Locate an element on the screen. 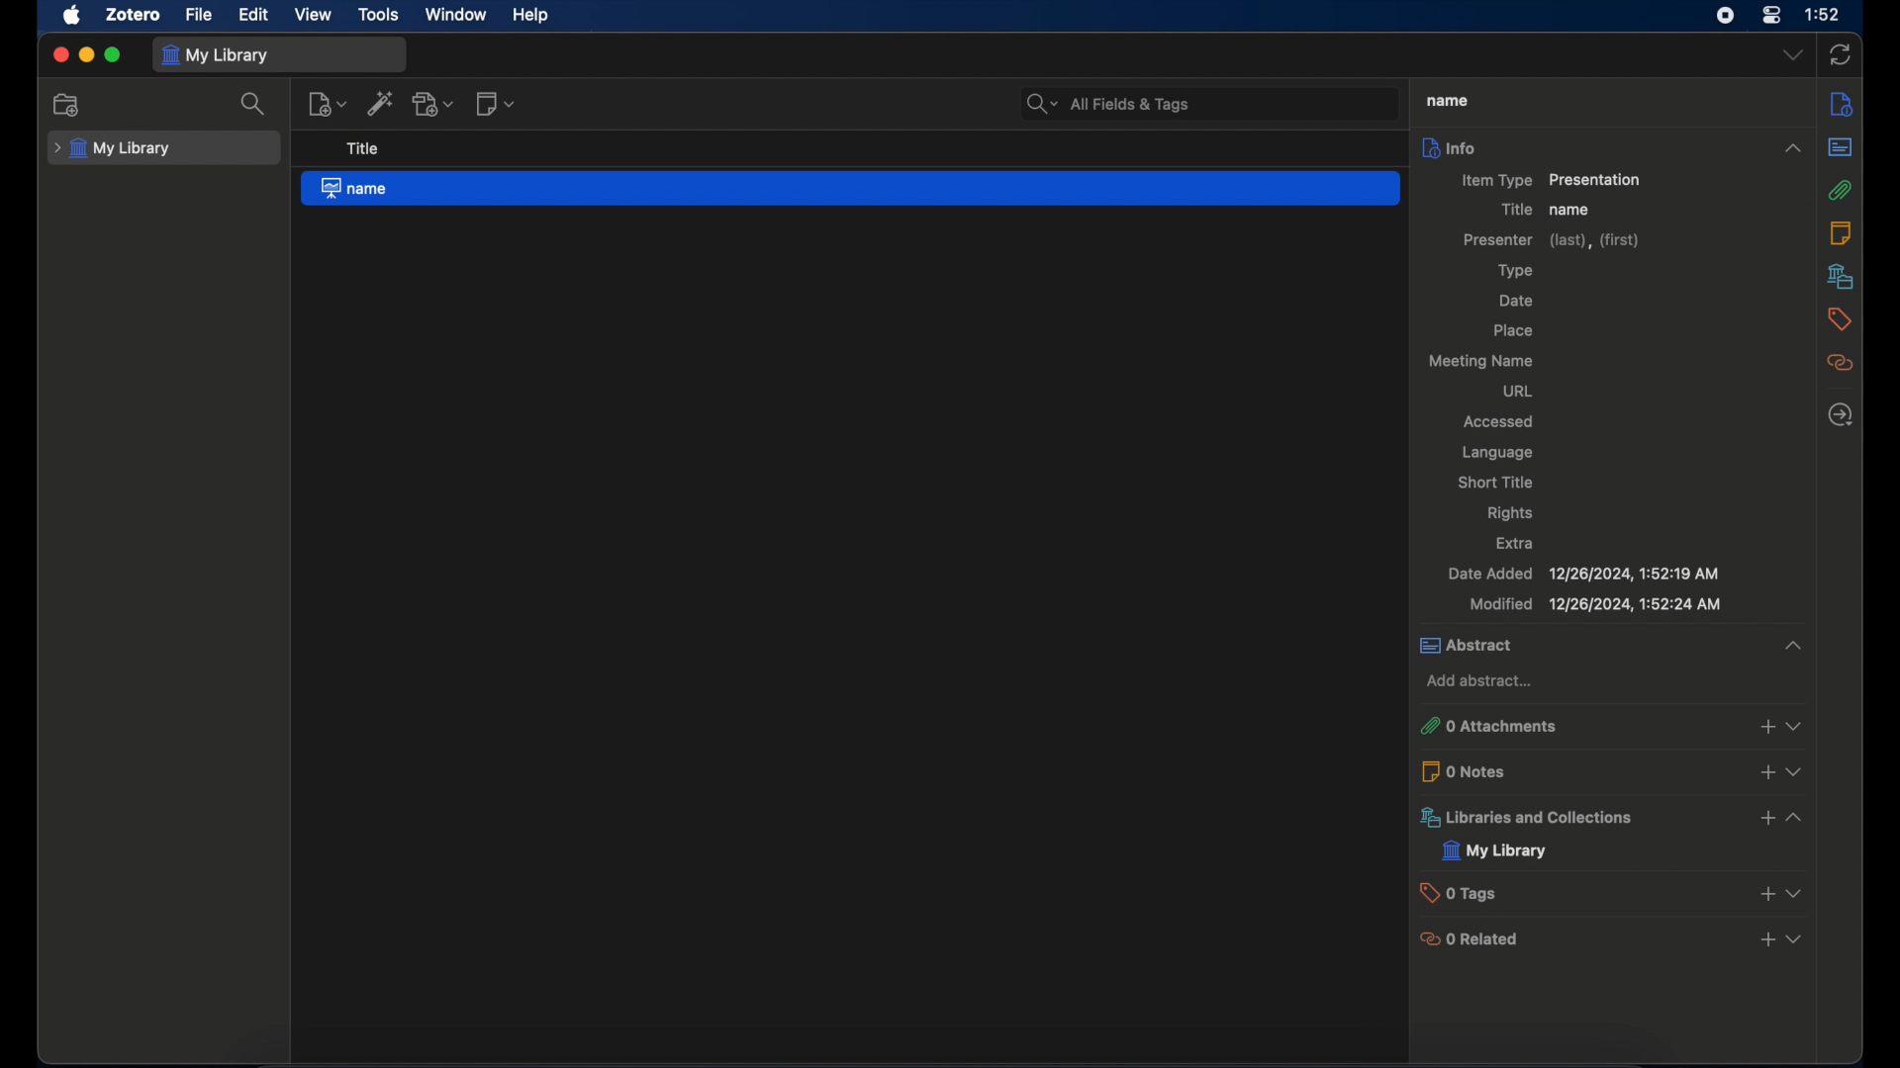 This screenshot has height=1068, width=1900. add attachment is located at coordinates (434, 103).